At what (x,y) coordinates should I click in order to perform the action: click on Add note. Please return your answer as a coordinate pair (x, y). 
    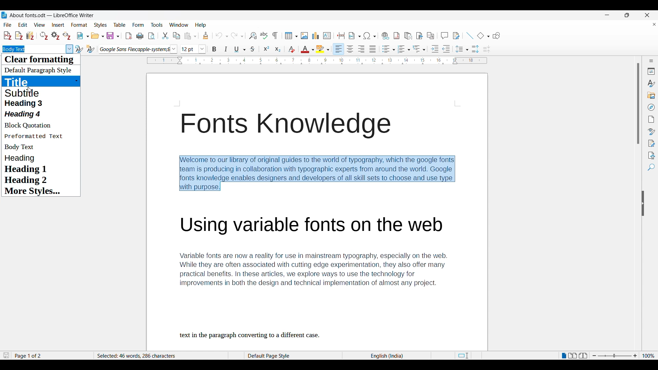
    Looking at the image, I should click on (19, 36).